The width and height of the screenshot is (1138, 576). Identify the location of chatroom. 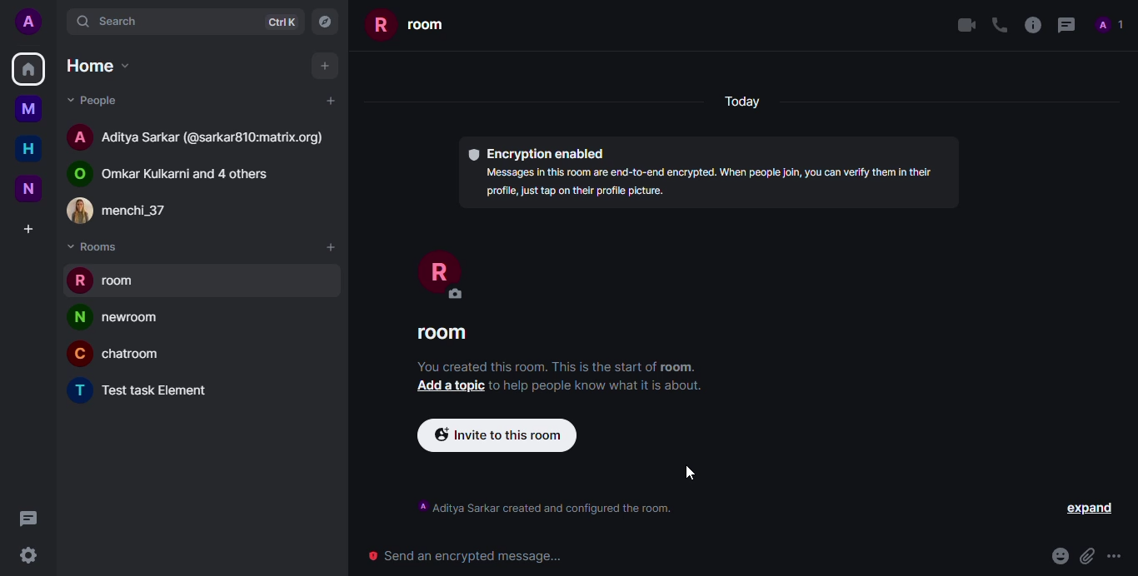
(146, 355).